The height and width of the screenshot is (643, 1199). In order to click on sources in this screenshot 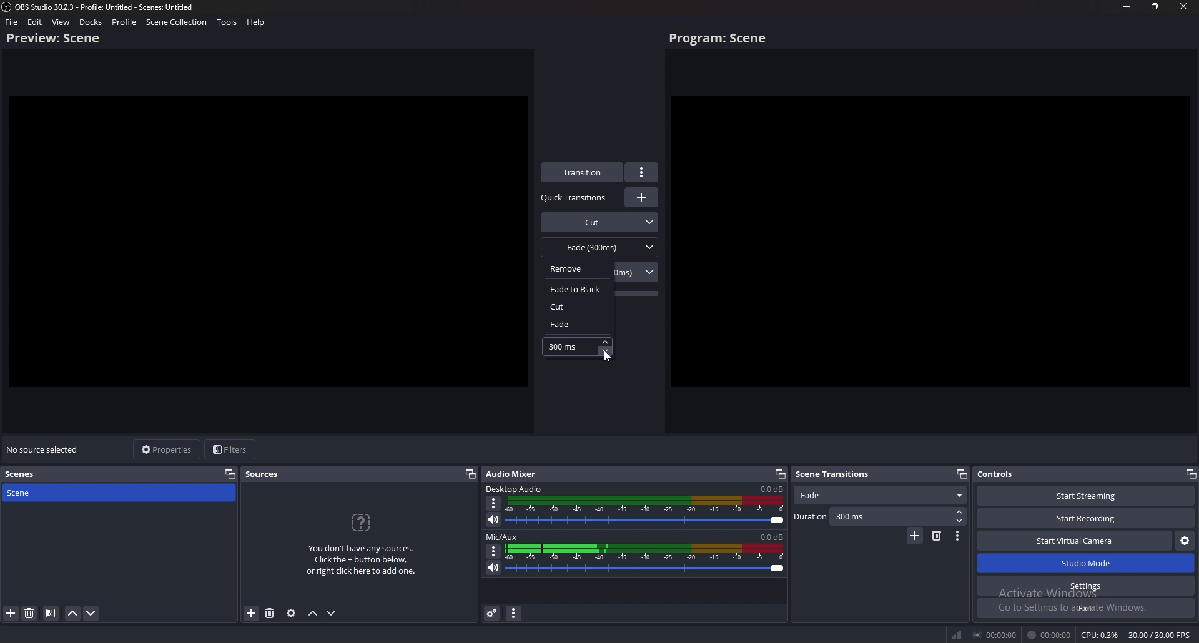, I will do `click(263, 474)`.